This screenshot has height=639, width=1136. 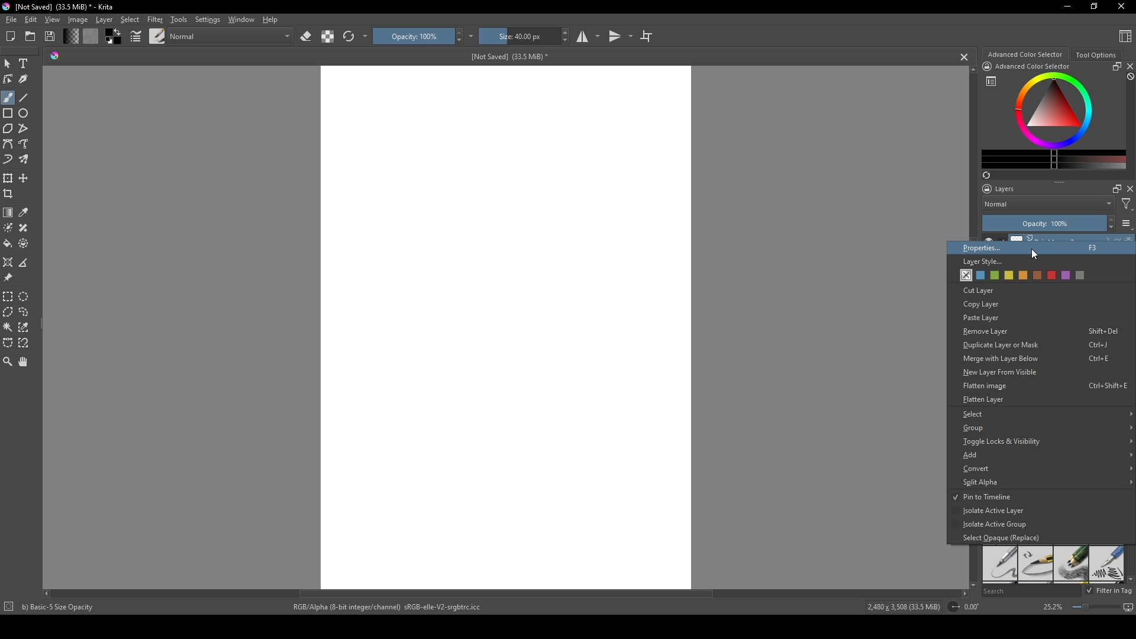 What do you see at coordinates (1093, 7) in the screenshot?
I see `resize` at bounding box center [1093, 7].